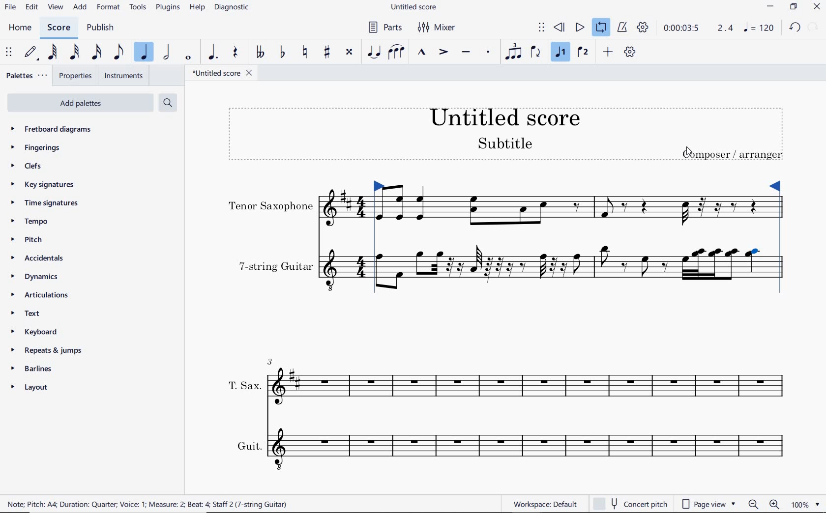 The height and width of the screenshot is (513, 826). What do you see at coordinates (23, 313) in the screenshot?
I see `TEXT` at bounding box center [23, 313].